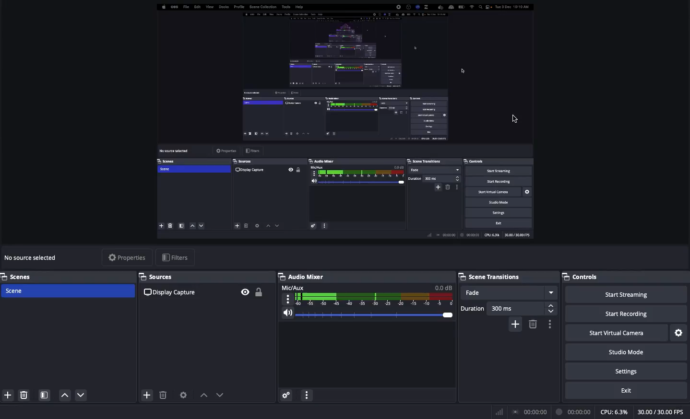 The height and width of the screenshot is (419, 690). I want to click on Recording , so click(574, 412).